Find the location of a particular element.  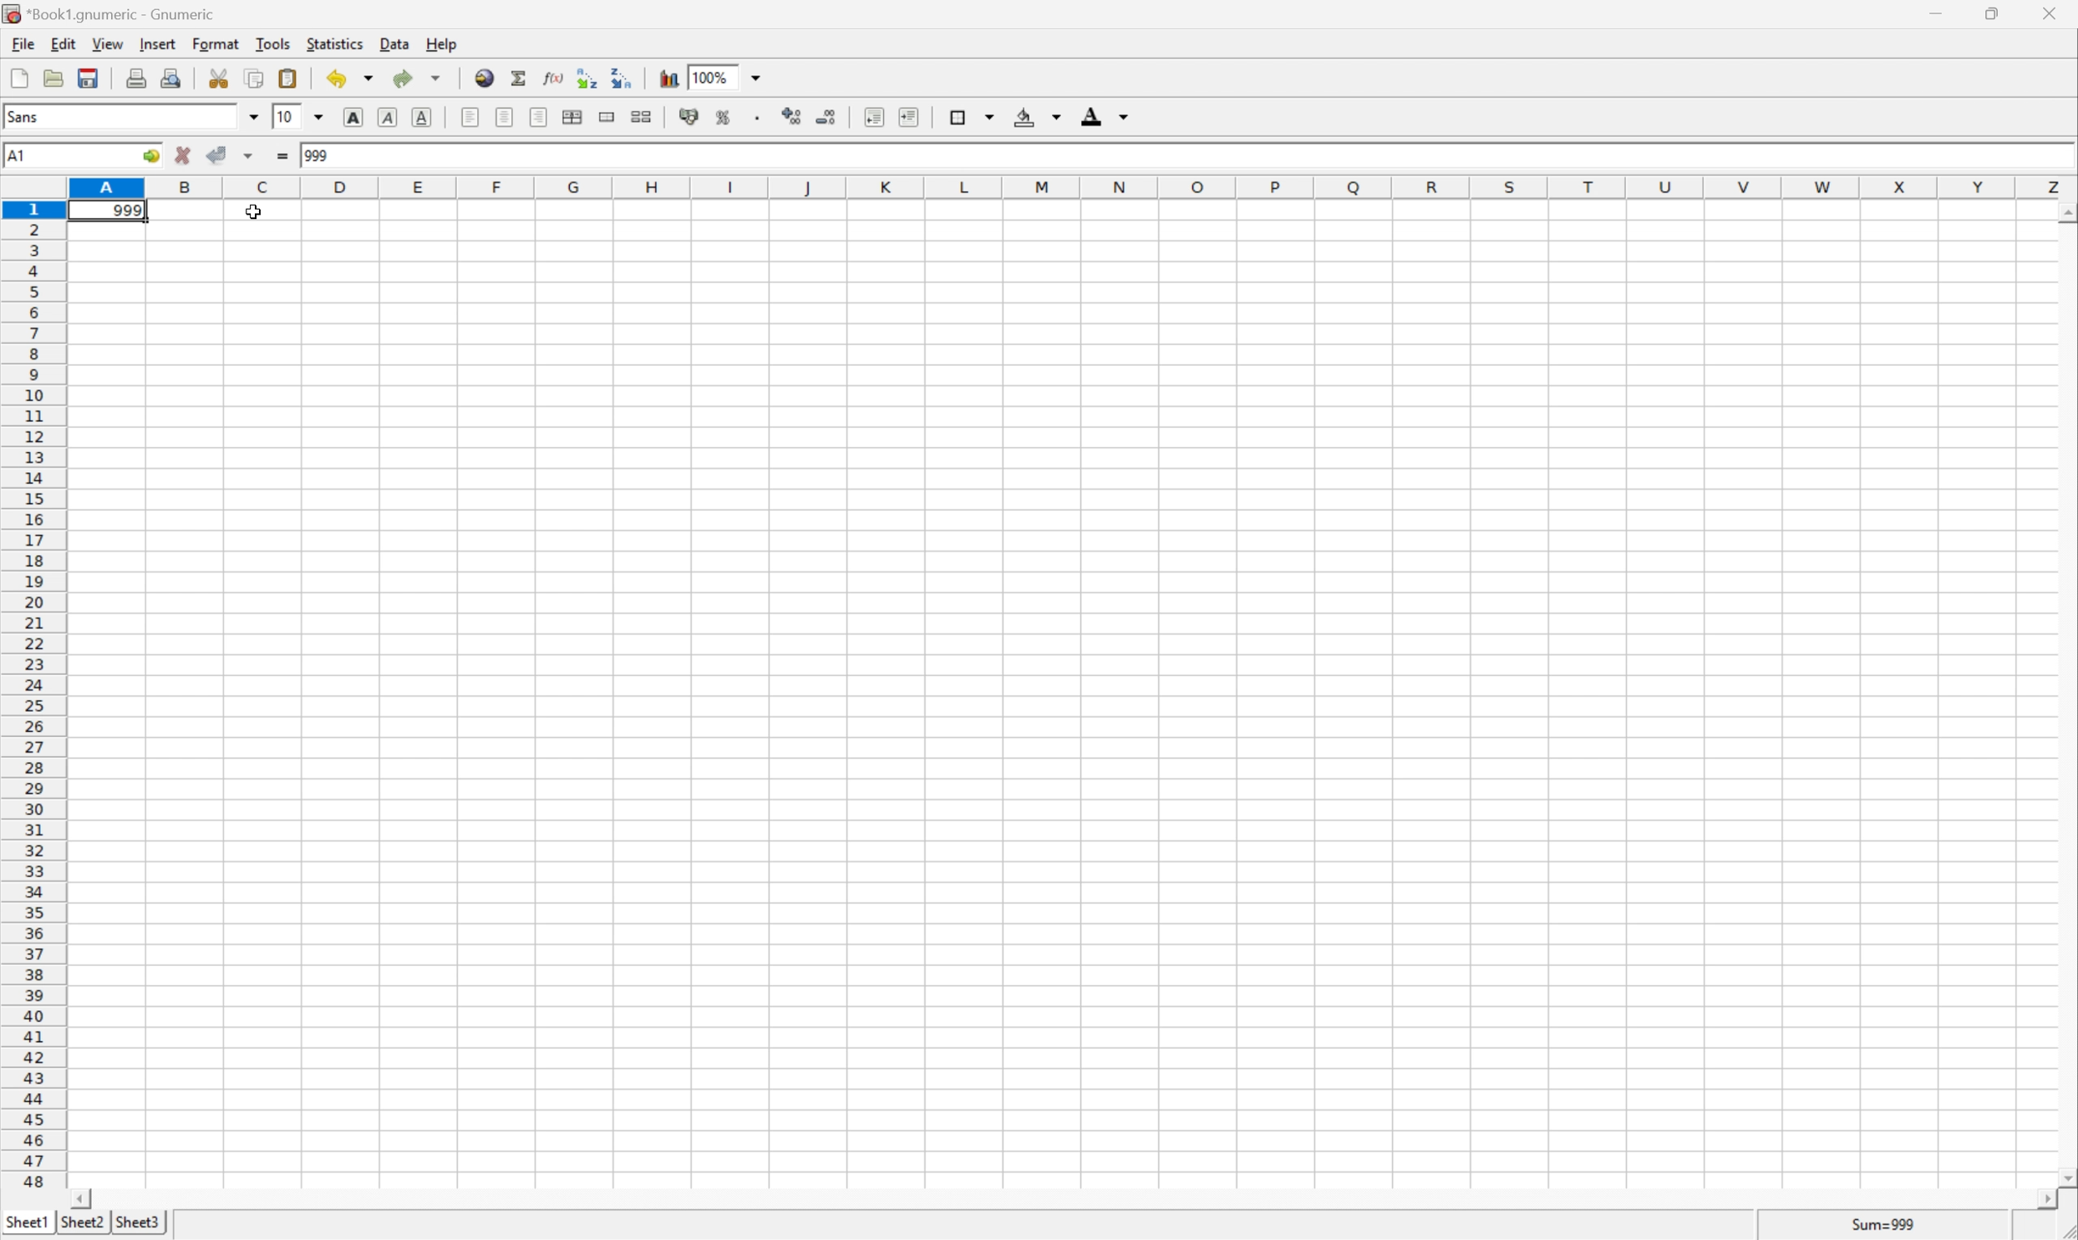

format selection as percentage is located at coordinates (725, 119).